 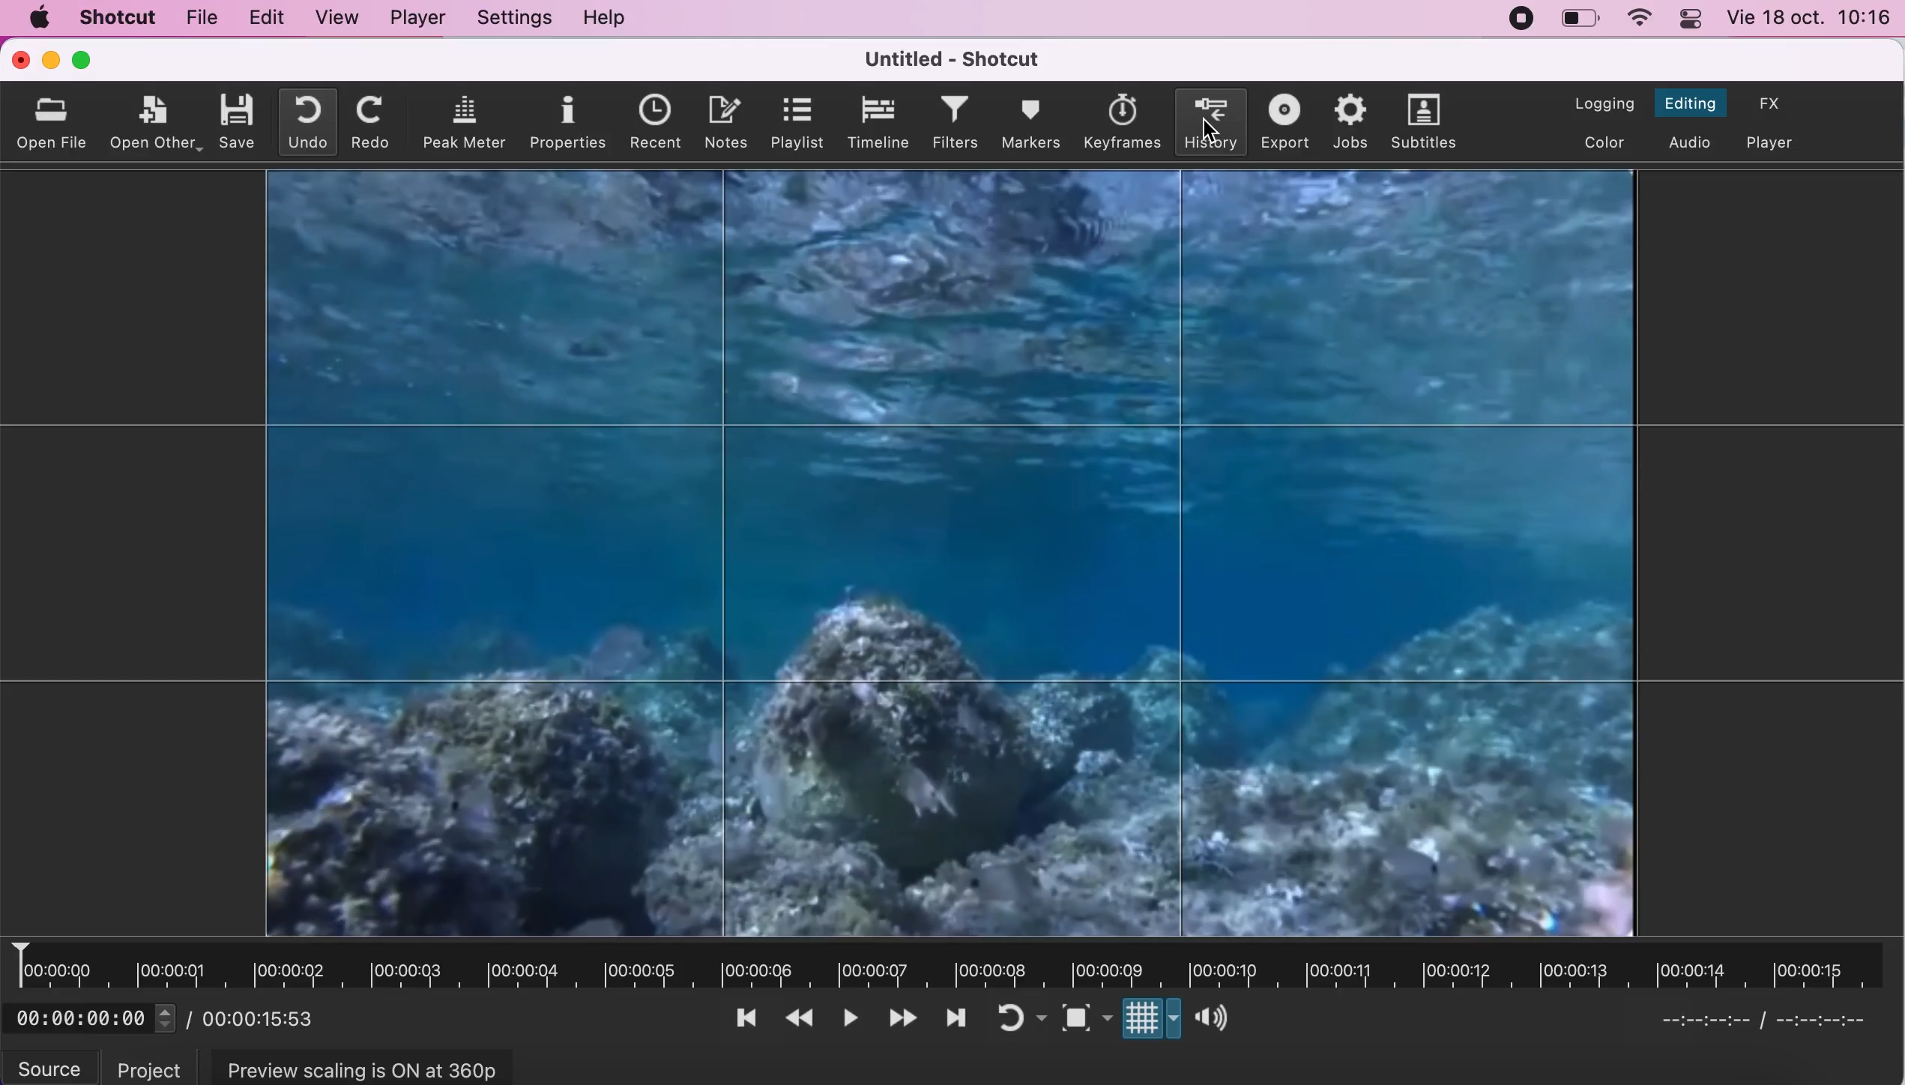 I want to click on keyframes, so click(x=1123, y=121).